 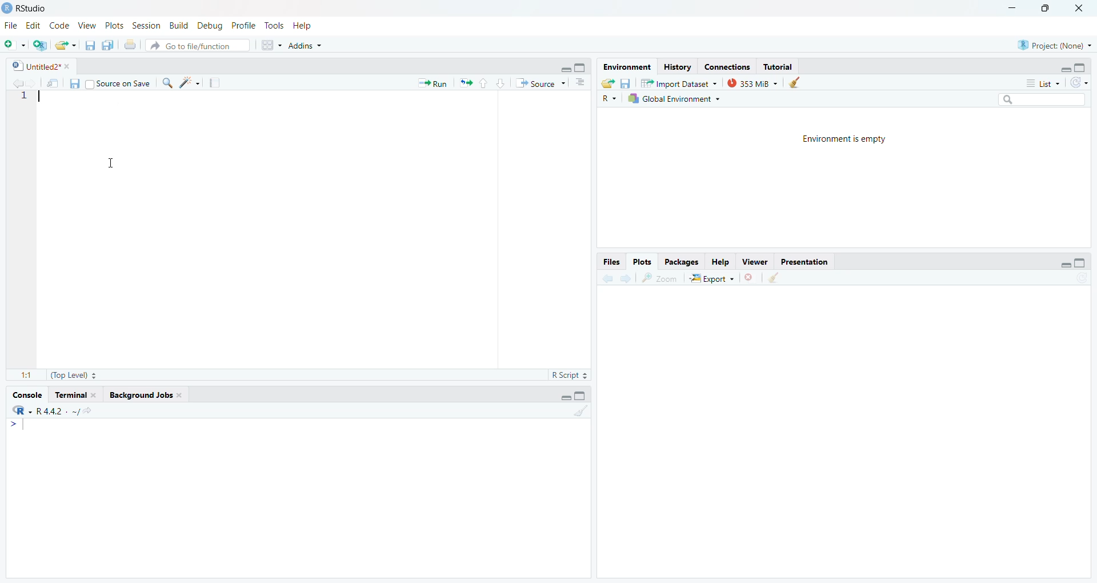 What do you see at coordinates (678, 85) in the screenshot?
I see ` Import Dataset ~` at bounding box center [678, 85].